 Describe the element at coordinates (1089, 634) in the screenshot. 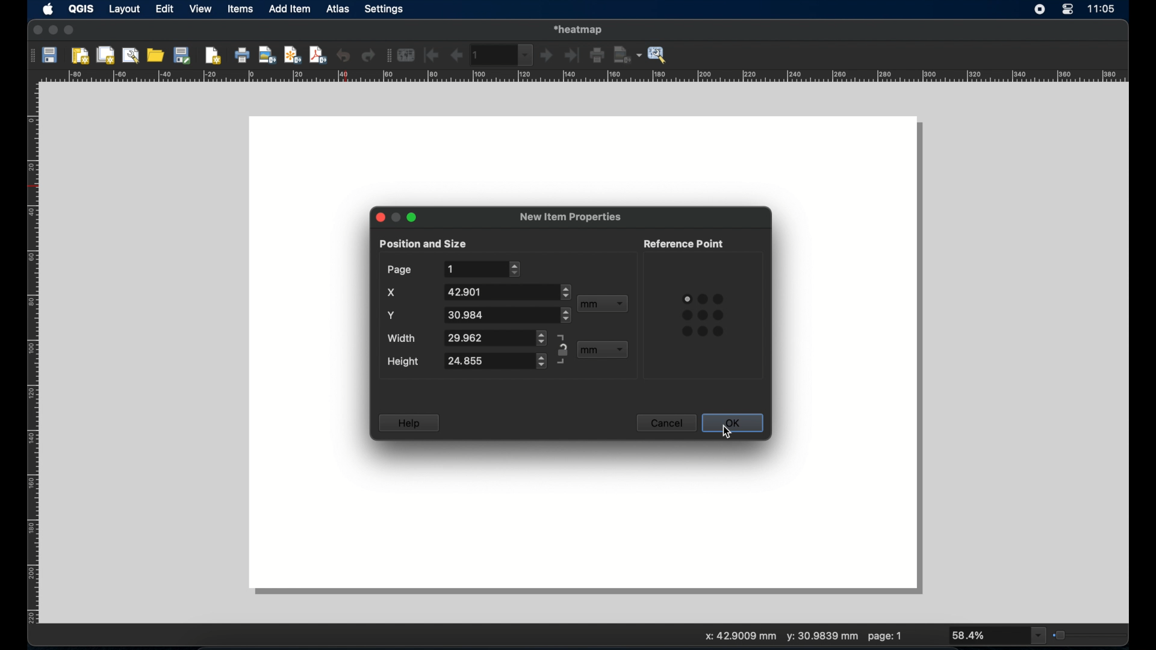

I see `zoom slider` at that location.